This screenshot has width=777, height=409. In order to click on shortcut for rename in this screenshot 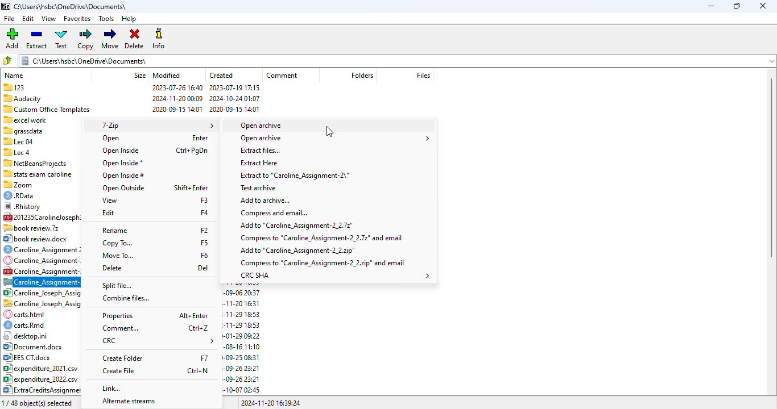, I will do `click(204, 229)`.